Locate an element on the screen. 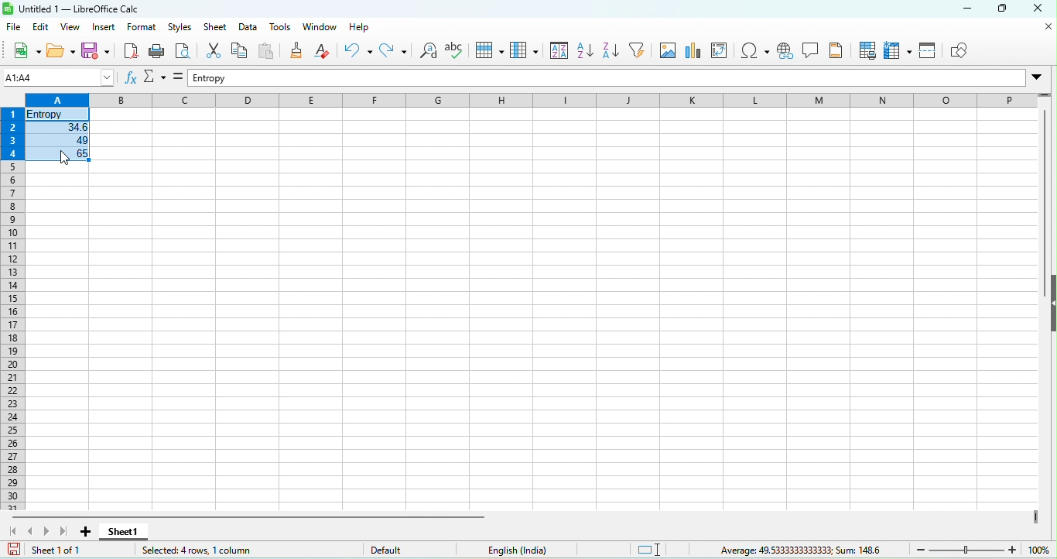 The image size is (1057, 559). find and replace is located at coordinates (426, 52).